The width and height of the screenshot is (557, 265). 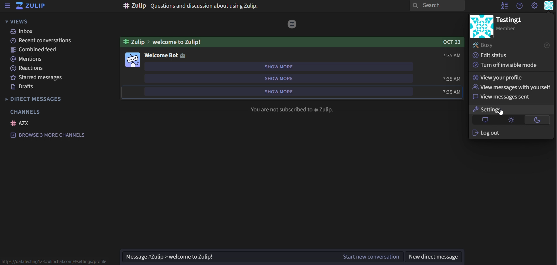 What do you see at coordinates (56, 261) in the screenshot?
I see `https://datatesting123.zulipchat.com/#setting/profile` at bounding box center [56, 261].